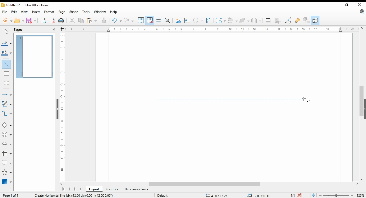 The width and height of the screenshot is (366, 198). Describe the element at coordinates (6, 73) in the screenshot. I see `rectangle` at that location.